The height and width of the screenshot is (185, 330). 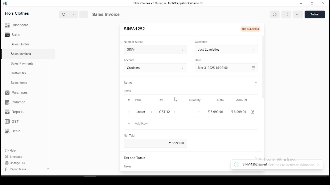 What do you see at coordinates (256, 68) in the screenshot?
I see `calendar` at bounding box center [256, 68].